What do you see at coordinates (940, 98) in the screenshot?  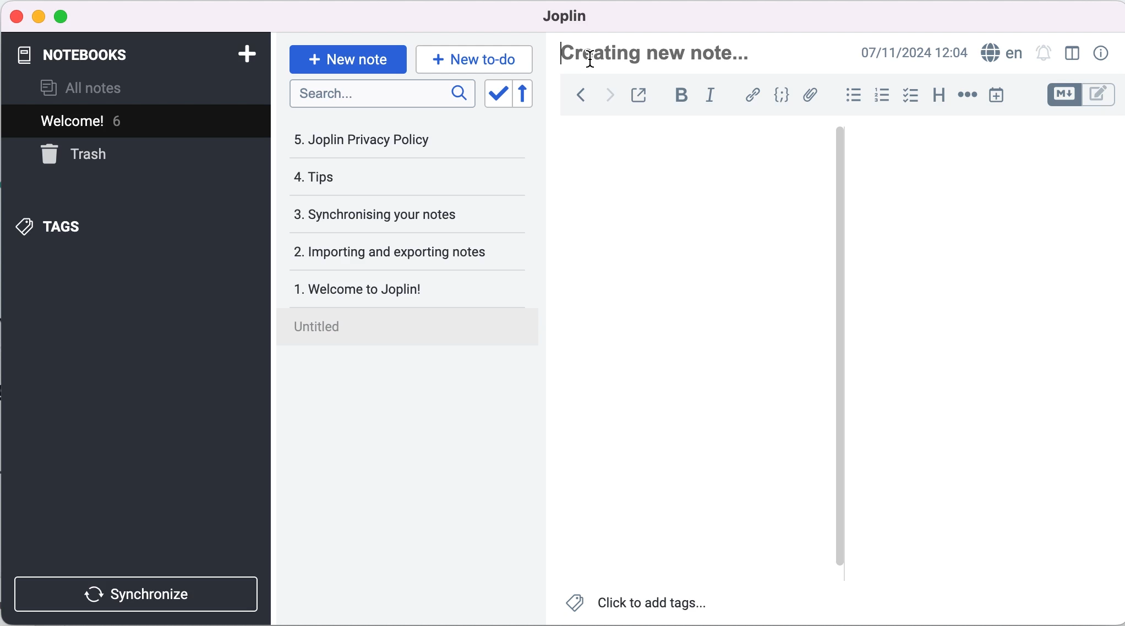 I see `heading` at bounding box center [940, 98].